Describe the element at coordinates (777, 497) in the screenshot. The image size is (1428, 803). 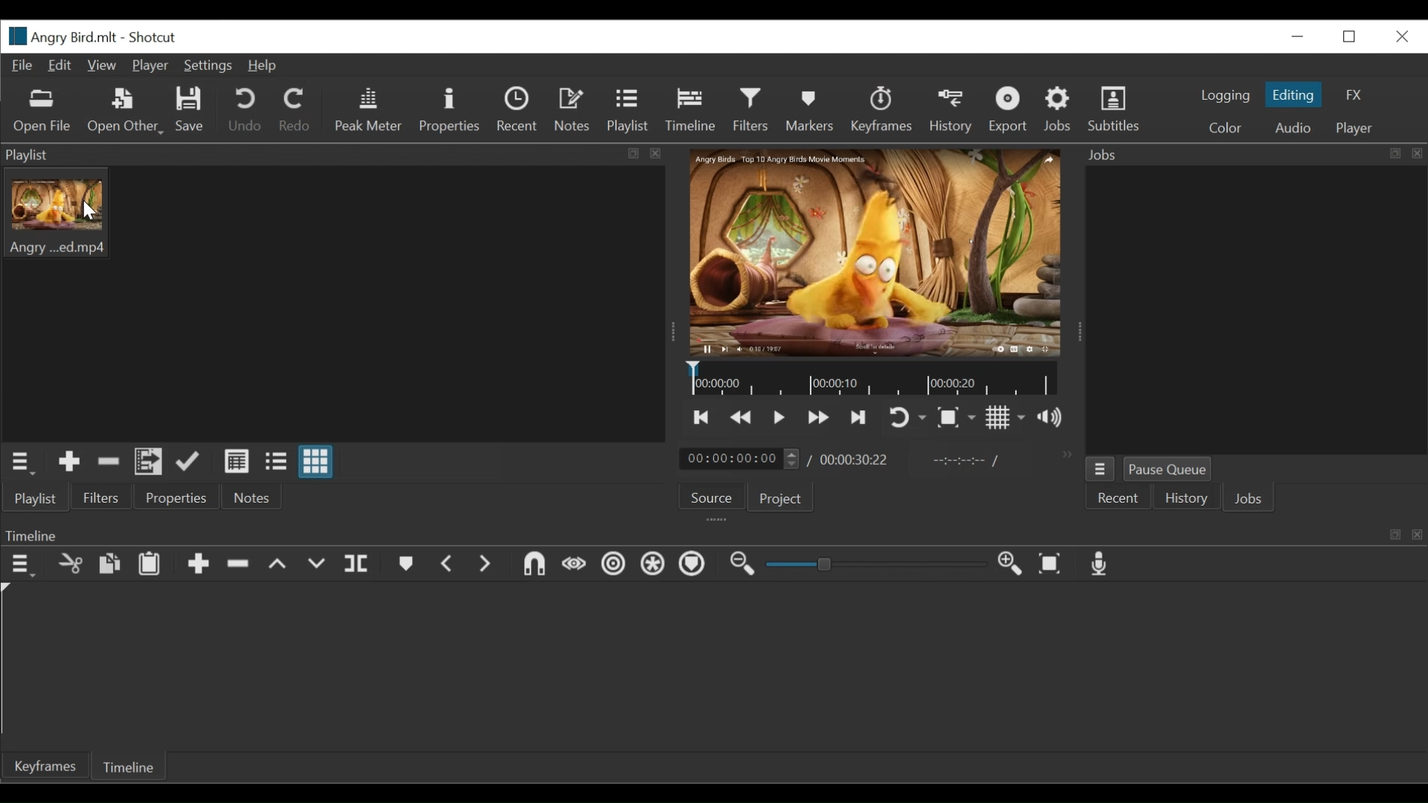
I see `Project` at that location.